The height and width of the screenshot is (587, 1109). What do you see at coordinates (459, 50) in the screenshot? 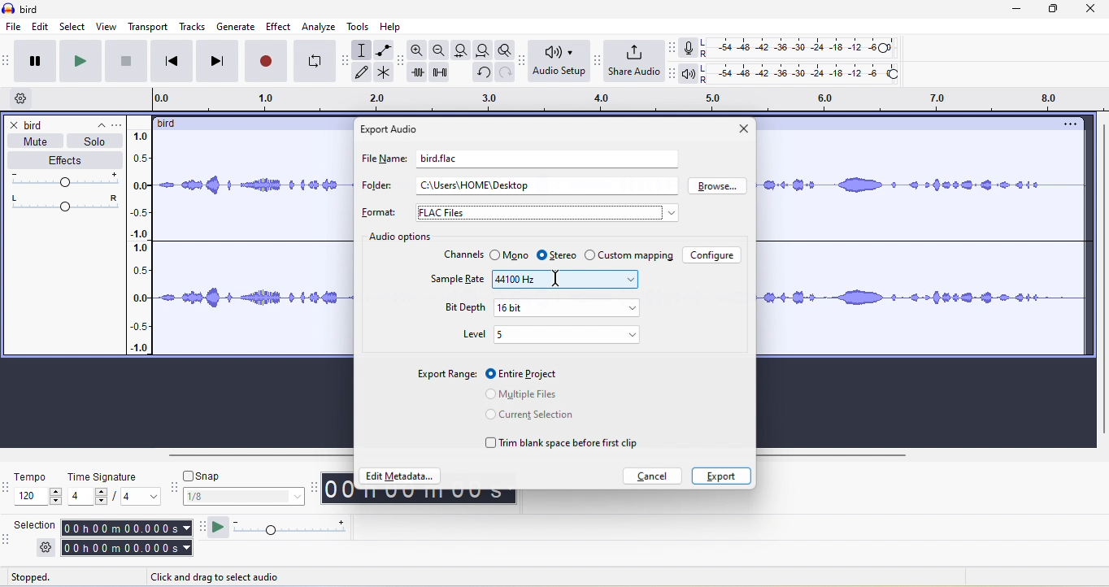
I see `fit selection to width` at bounding box center [459, 50].